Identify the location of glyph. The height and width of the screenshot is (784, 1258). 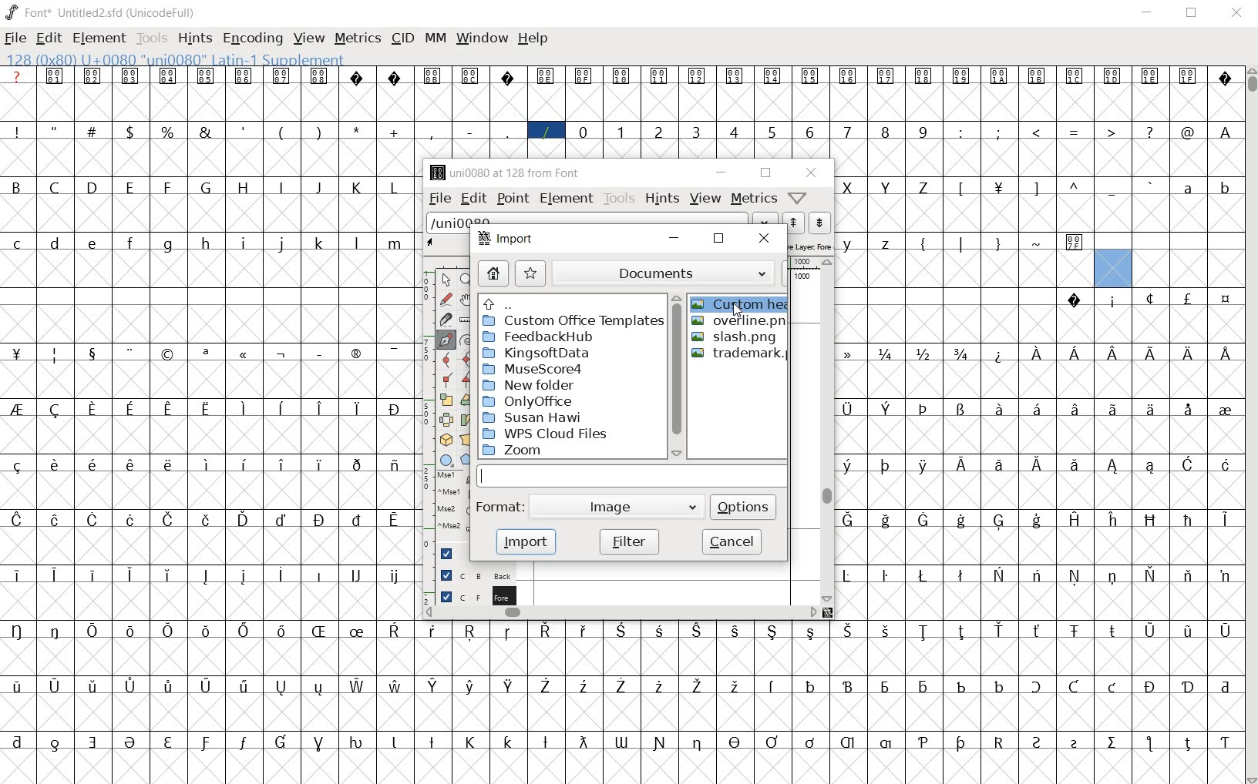
(1075, 353).